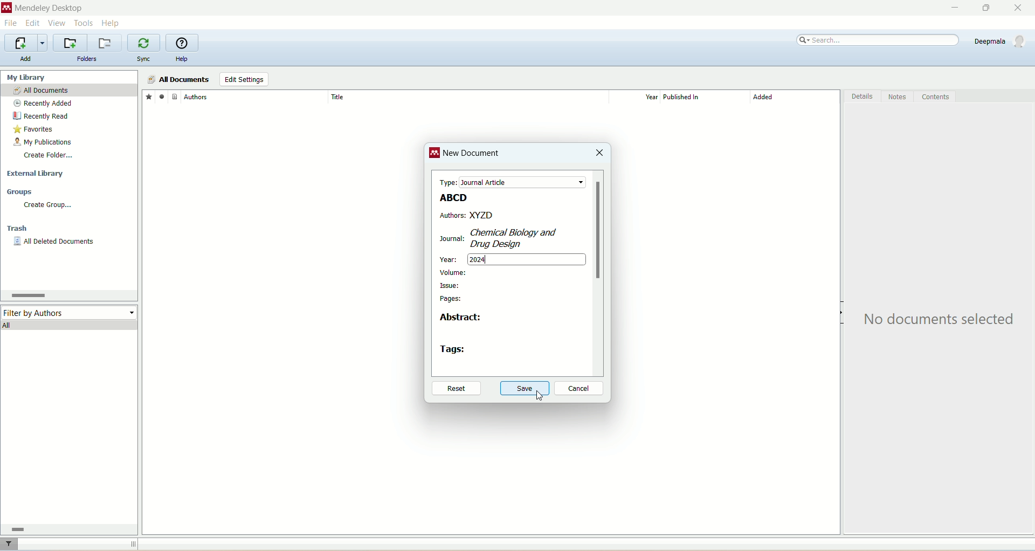 Image resolution: width=1035 pixels, height=551 pixels. I want to click on add, so click(25, 59).